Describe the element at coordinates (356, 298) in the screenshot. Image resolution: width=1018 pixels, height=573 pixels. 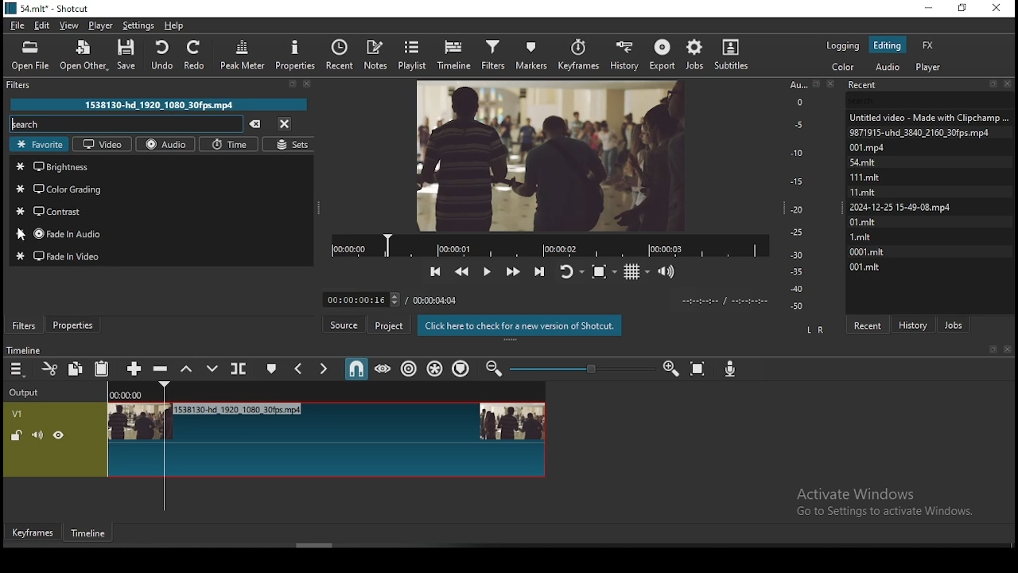
I see `elapsed time` at that location.